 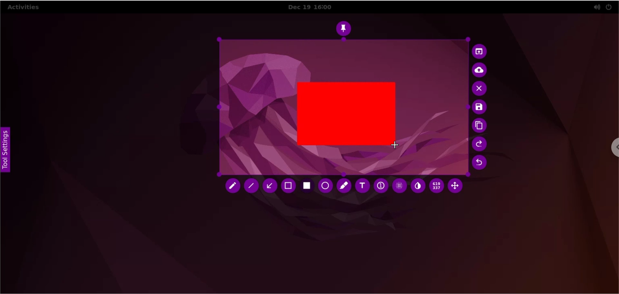 What do you see at coordinates (418, 187) in the screenshot?
I see `inverter` at bounding box center [418, 187].